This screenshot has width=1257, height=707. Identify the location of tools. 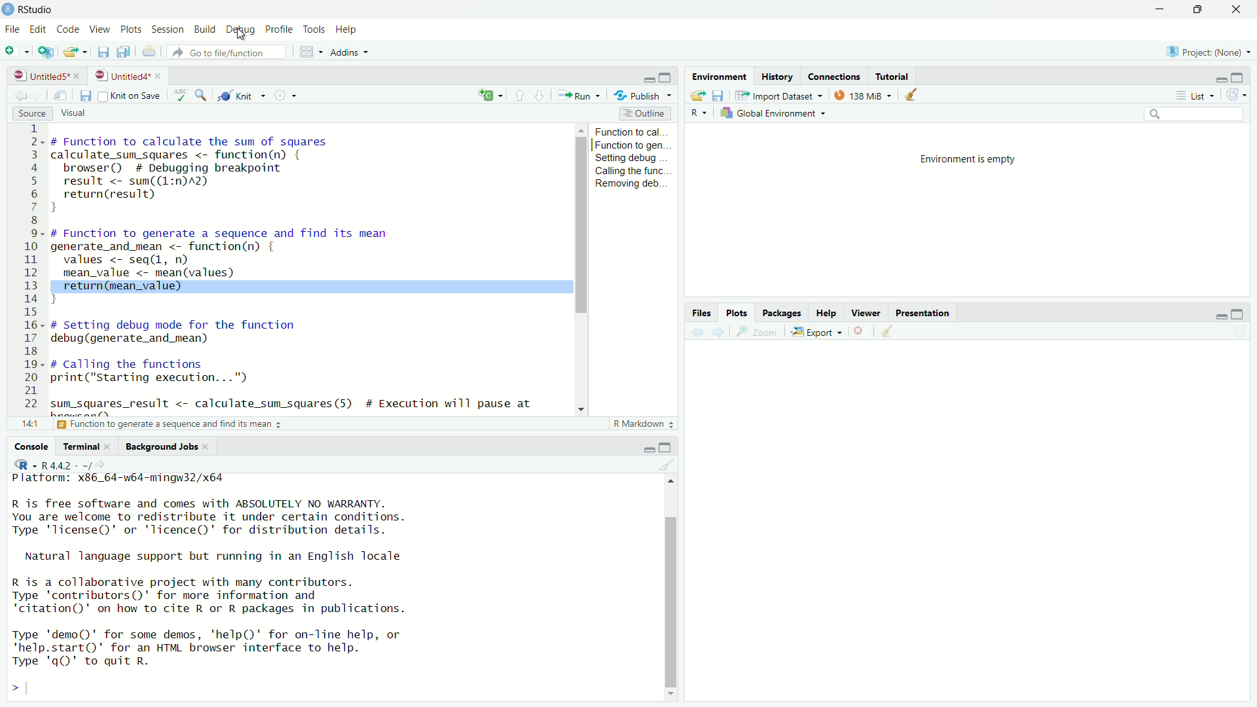
(314, 28).